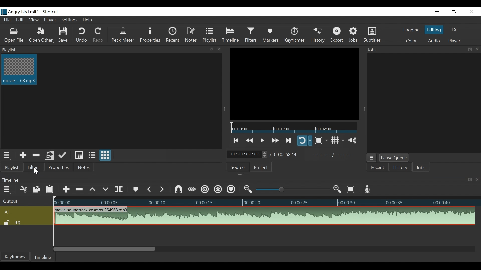 The height and width of the screenshot is (270, 481). I want to click on Edit, so click(20, 21).